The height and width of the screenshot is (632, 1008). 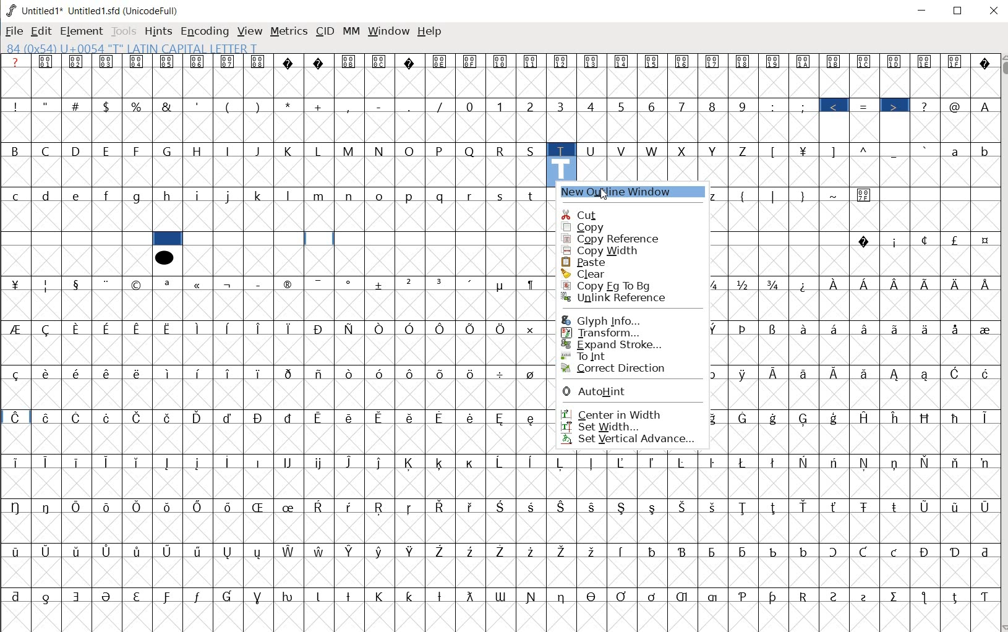 What do you see at coordinates (926, 597) in the screenshot?
I see `Symbol` at bounding box center [926, 597].